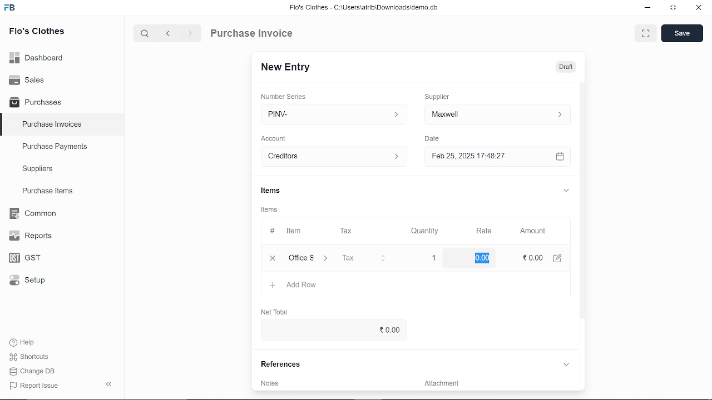 The width and height of the screenshot is (712, 400). I want to click on Net Total, so click(278, 311).